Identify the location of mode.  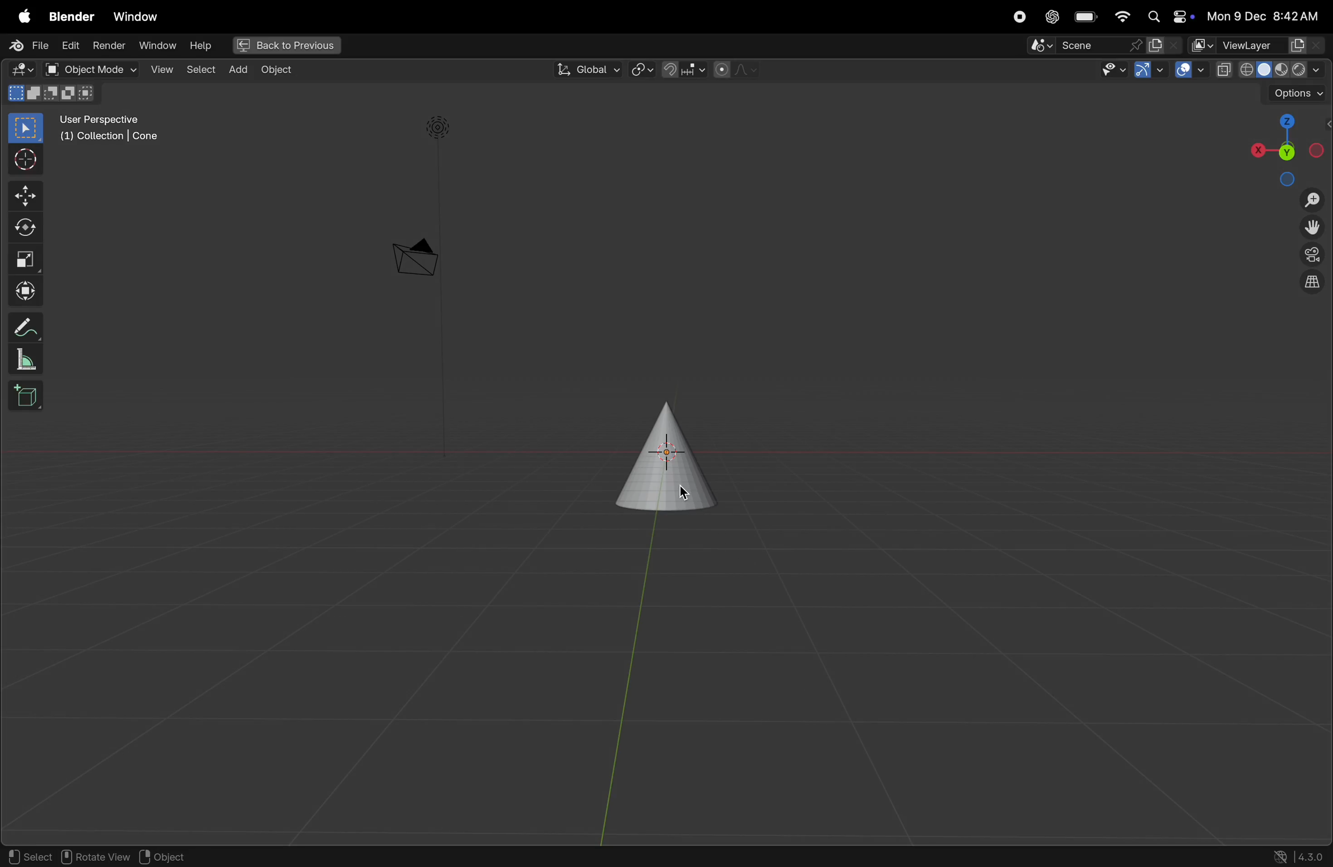
(54, 93).